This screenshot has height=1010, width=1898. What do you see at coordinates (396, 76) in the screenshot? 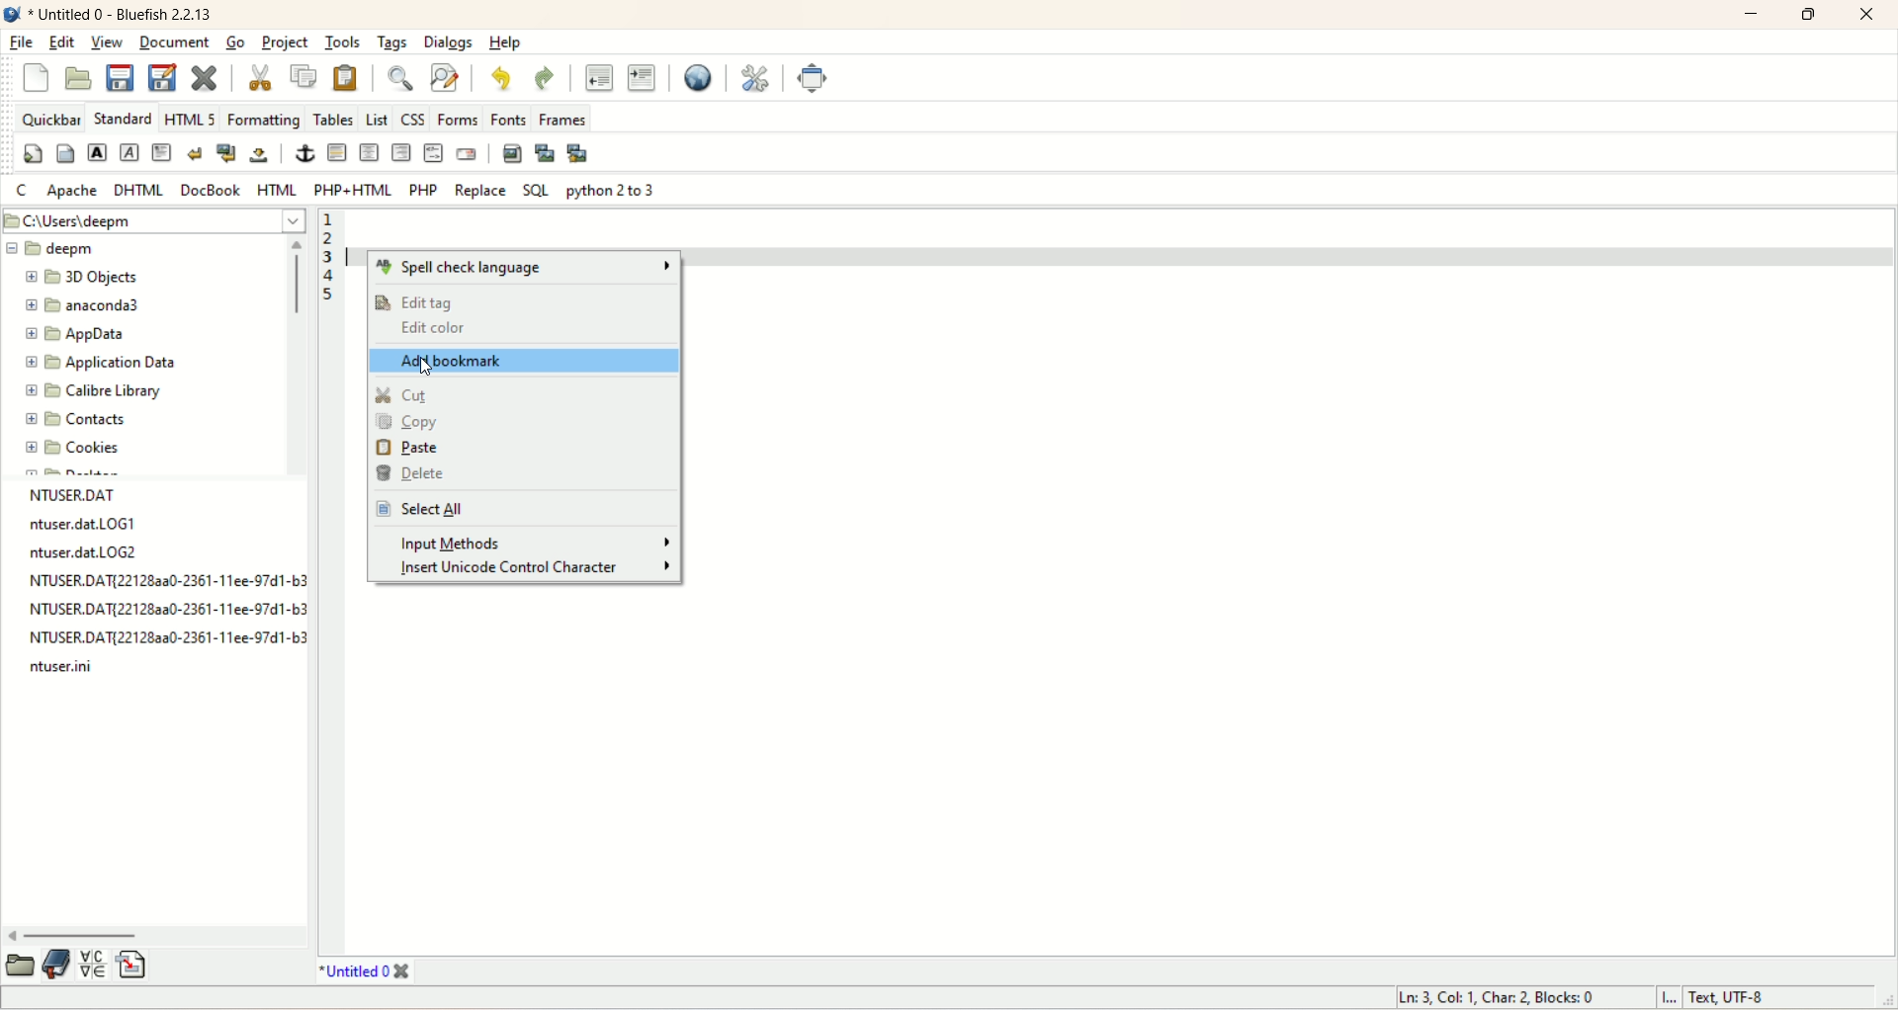
I see `show find bar` at bounding box center [396, 76].